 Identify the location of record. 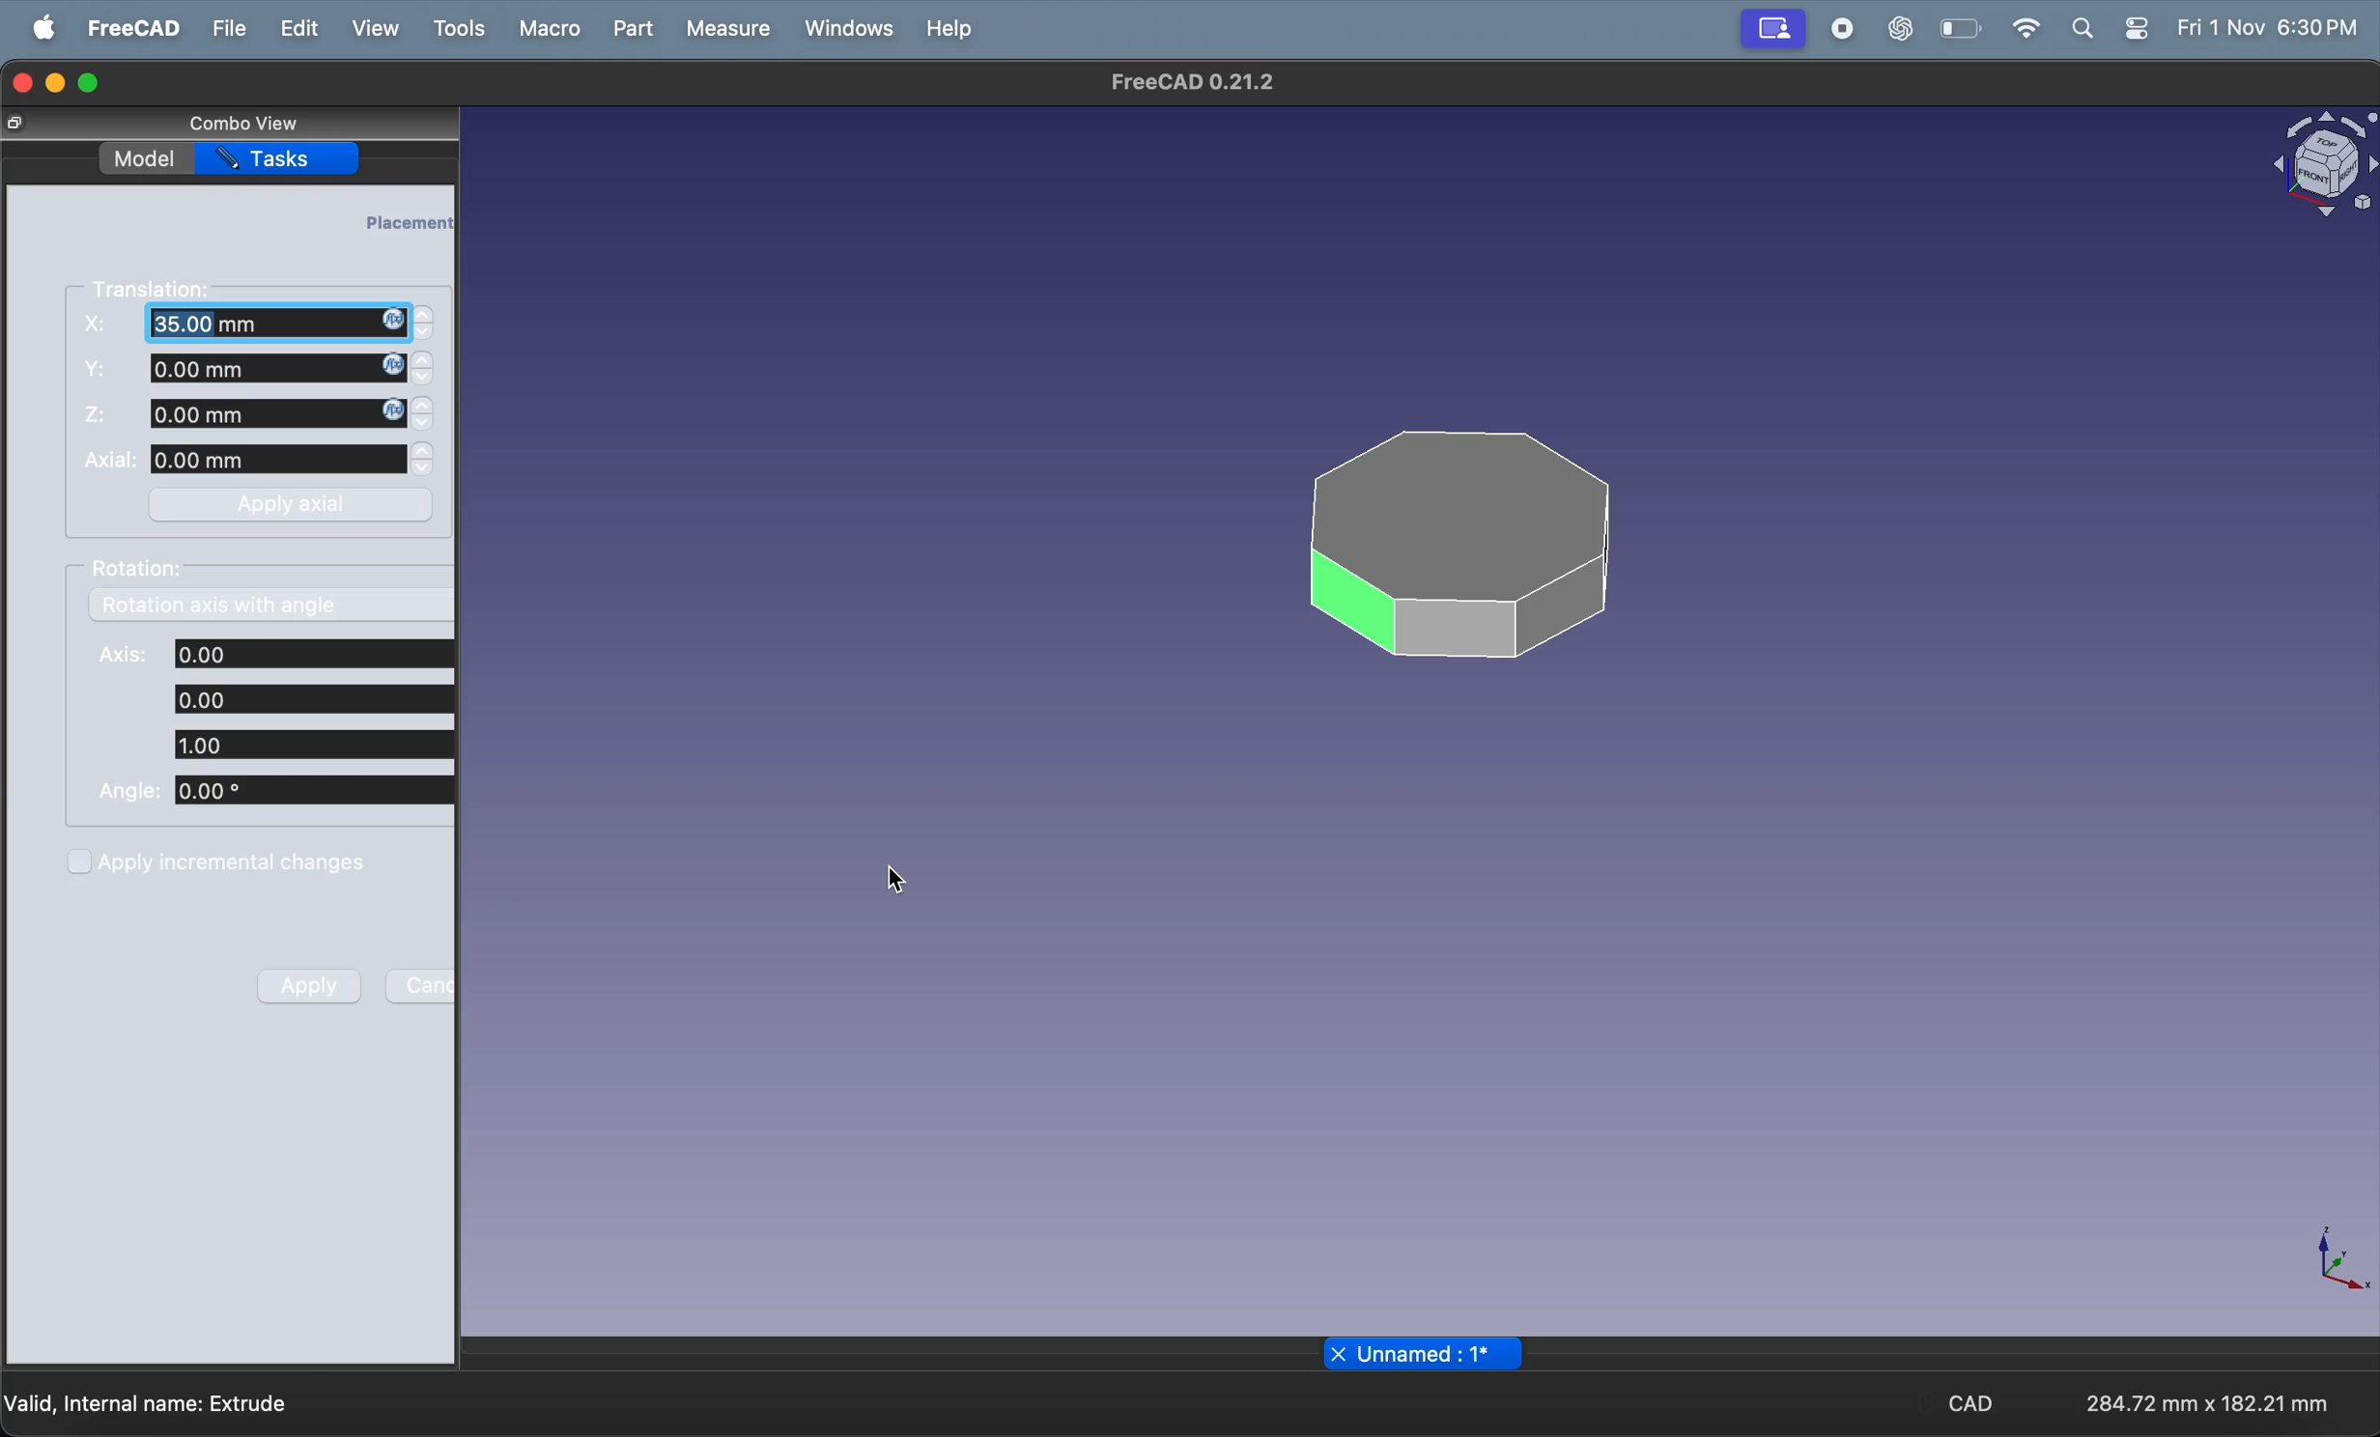
(1834, 29).